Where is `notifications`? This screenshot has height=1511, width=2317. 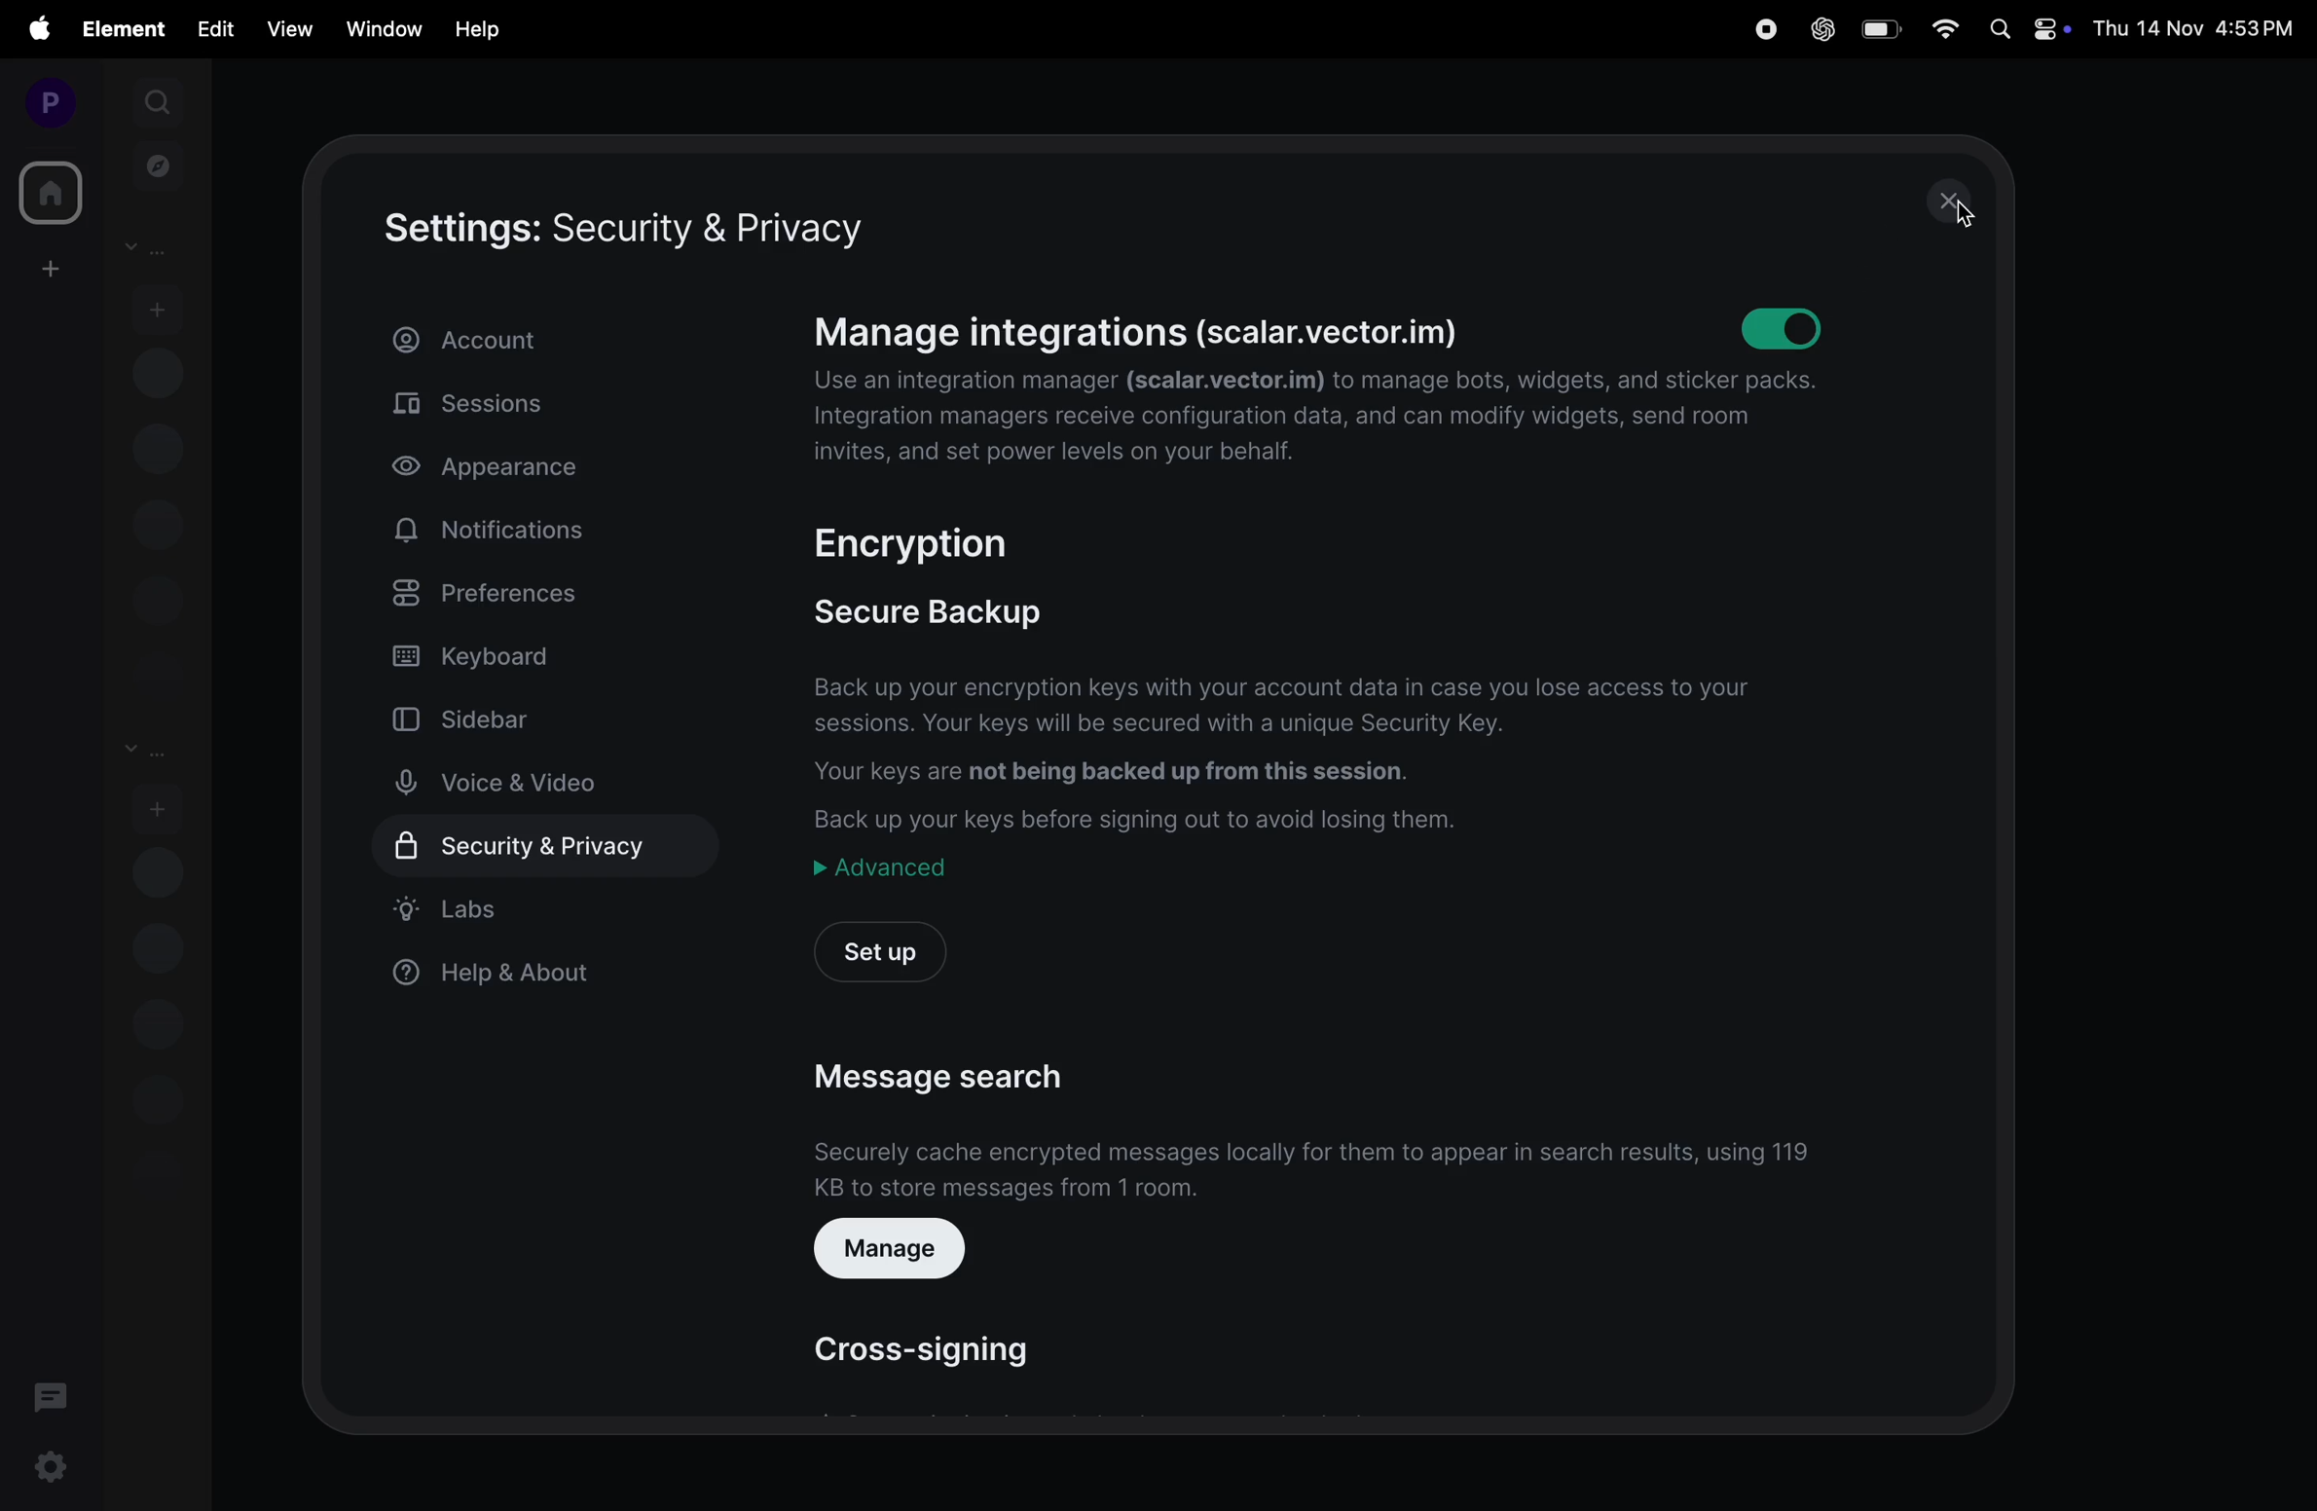
notifications is located at coordinates (485, 531).